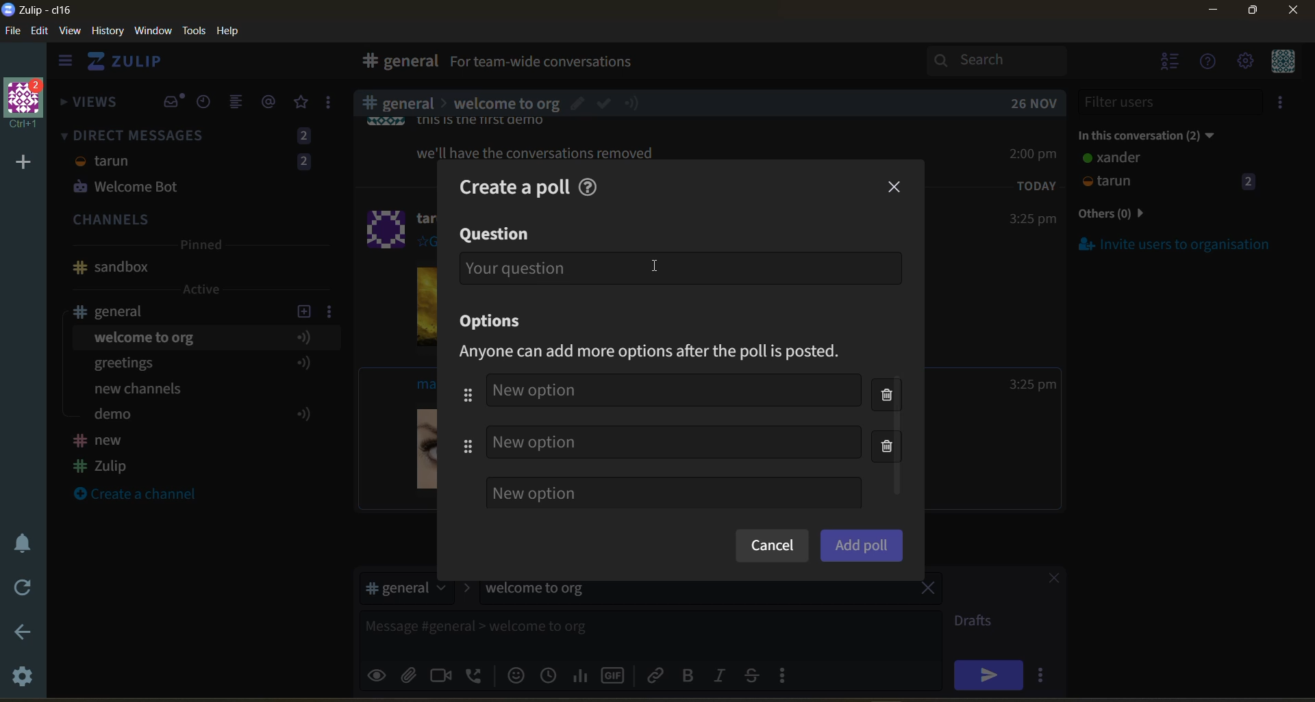 This screenshot has height=702, width=1315. What do you see at coordinates (1175, 244) in the screenshot?
I see `invite users to organisation` at bounding box center [1175, 244].